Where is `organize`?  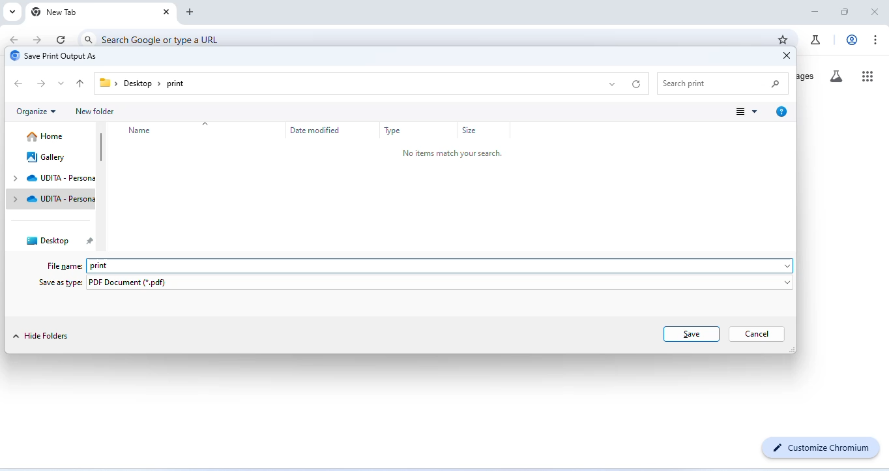
organize is located at coordinates (40, 112).